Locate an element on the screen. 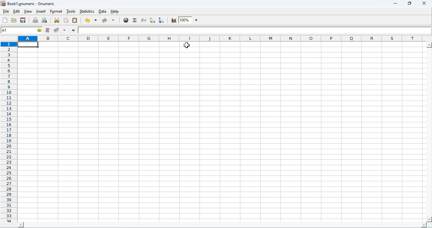  new is located at coordinates (5, 20).